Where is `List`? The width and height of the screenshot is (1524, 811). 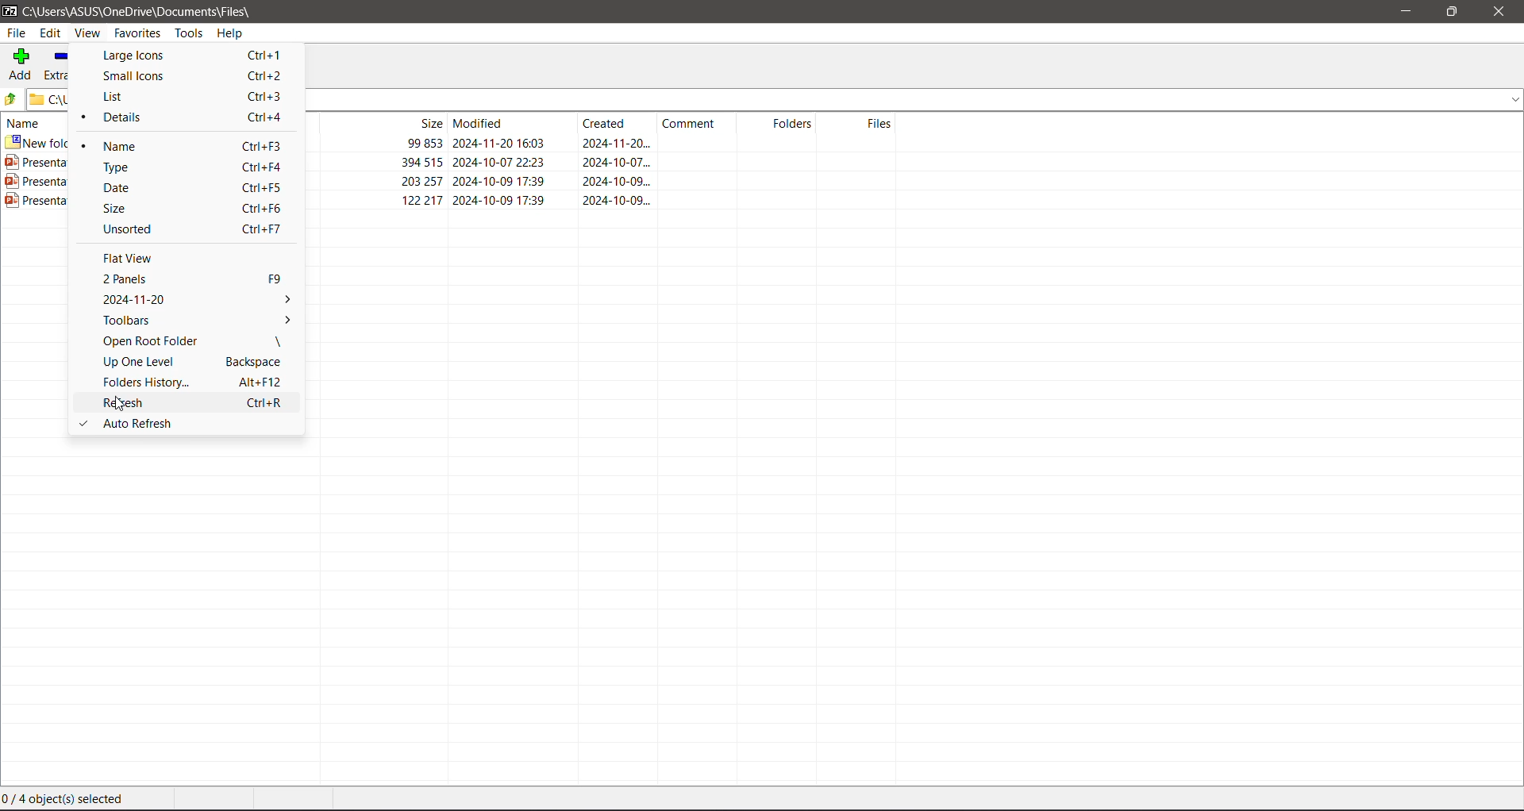 List is located at coordinates (137, 96).